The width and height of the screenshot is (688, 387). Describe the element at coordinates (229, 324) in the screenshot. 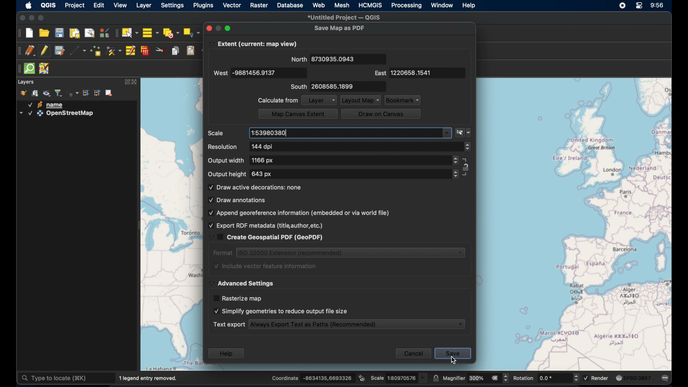

I see `text export` at that location.